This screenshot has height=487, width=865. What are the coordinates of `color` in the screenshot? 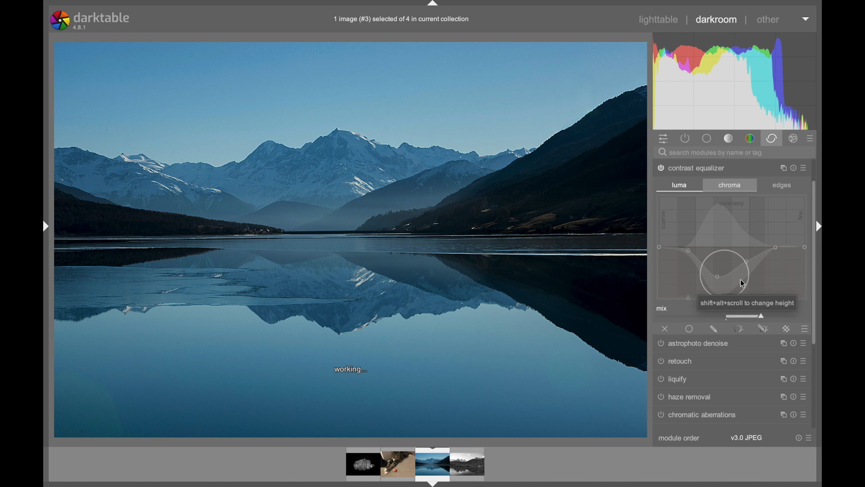 It's located at (750, 138).